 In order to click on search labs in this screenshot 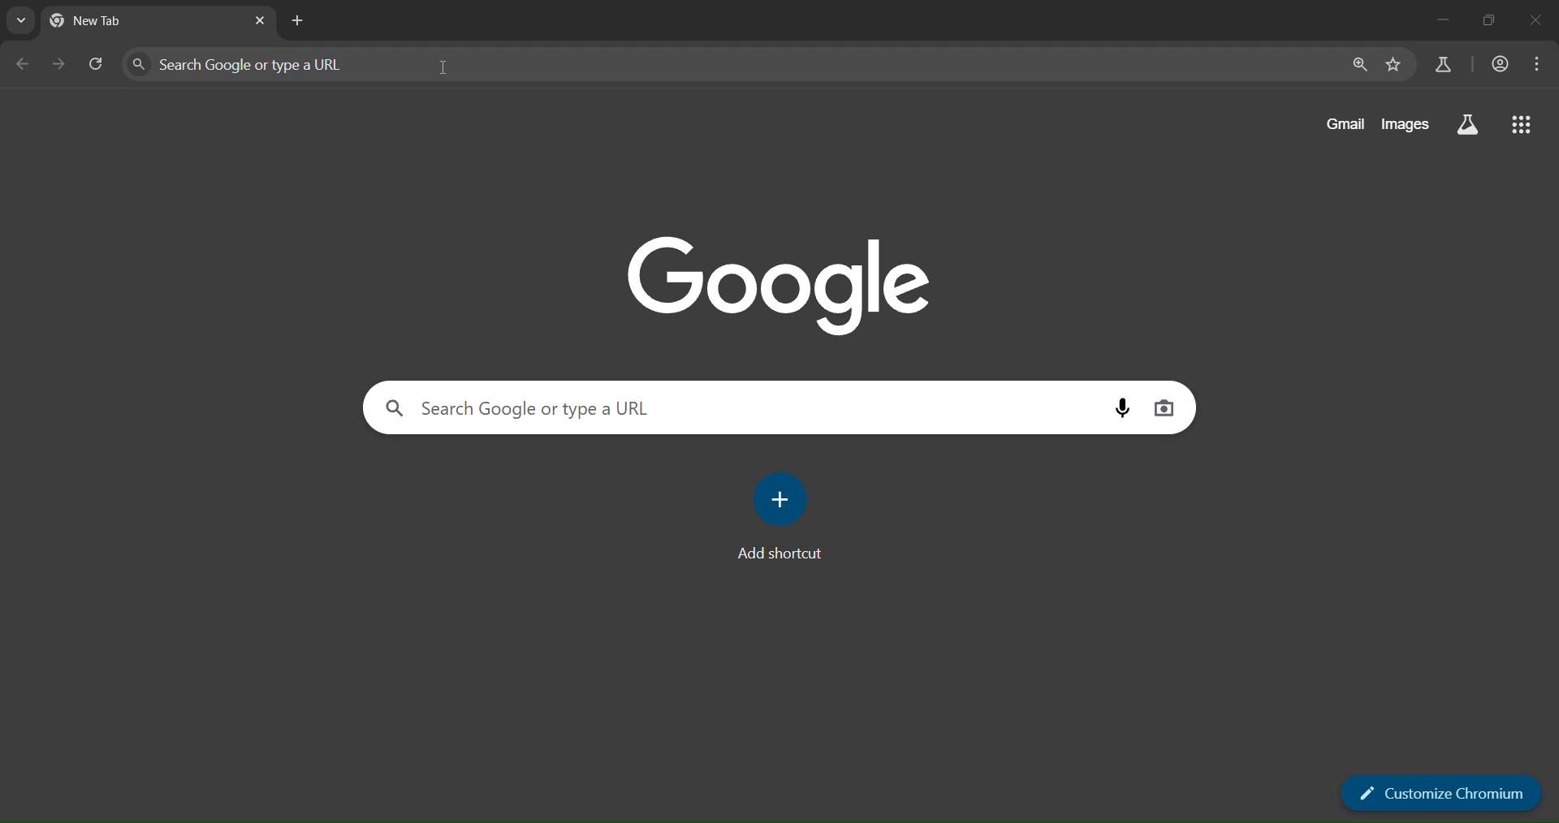, I will do `click(1443, 67)`.